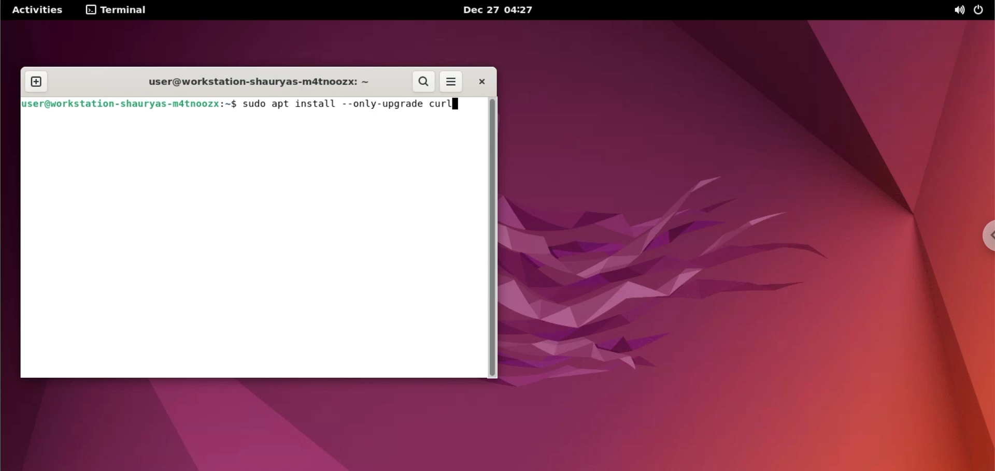 The image size is (995, 471). What do you see at coordinates (345, 105) in the screenshot?
I see `sudo apt install --only--upgrade curl` at bounding box center [345, 105].